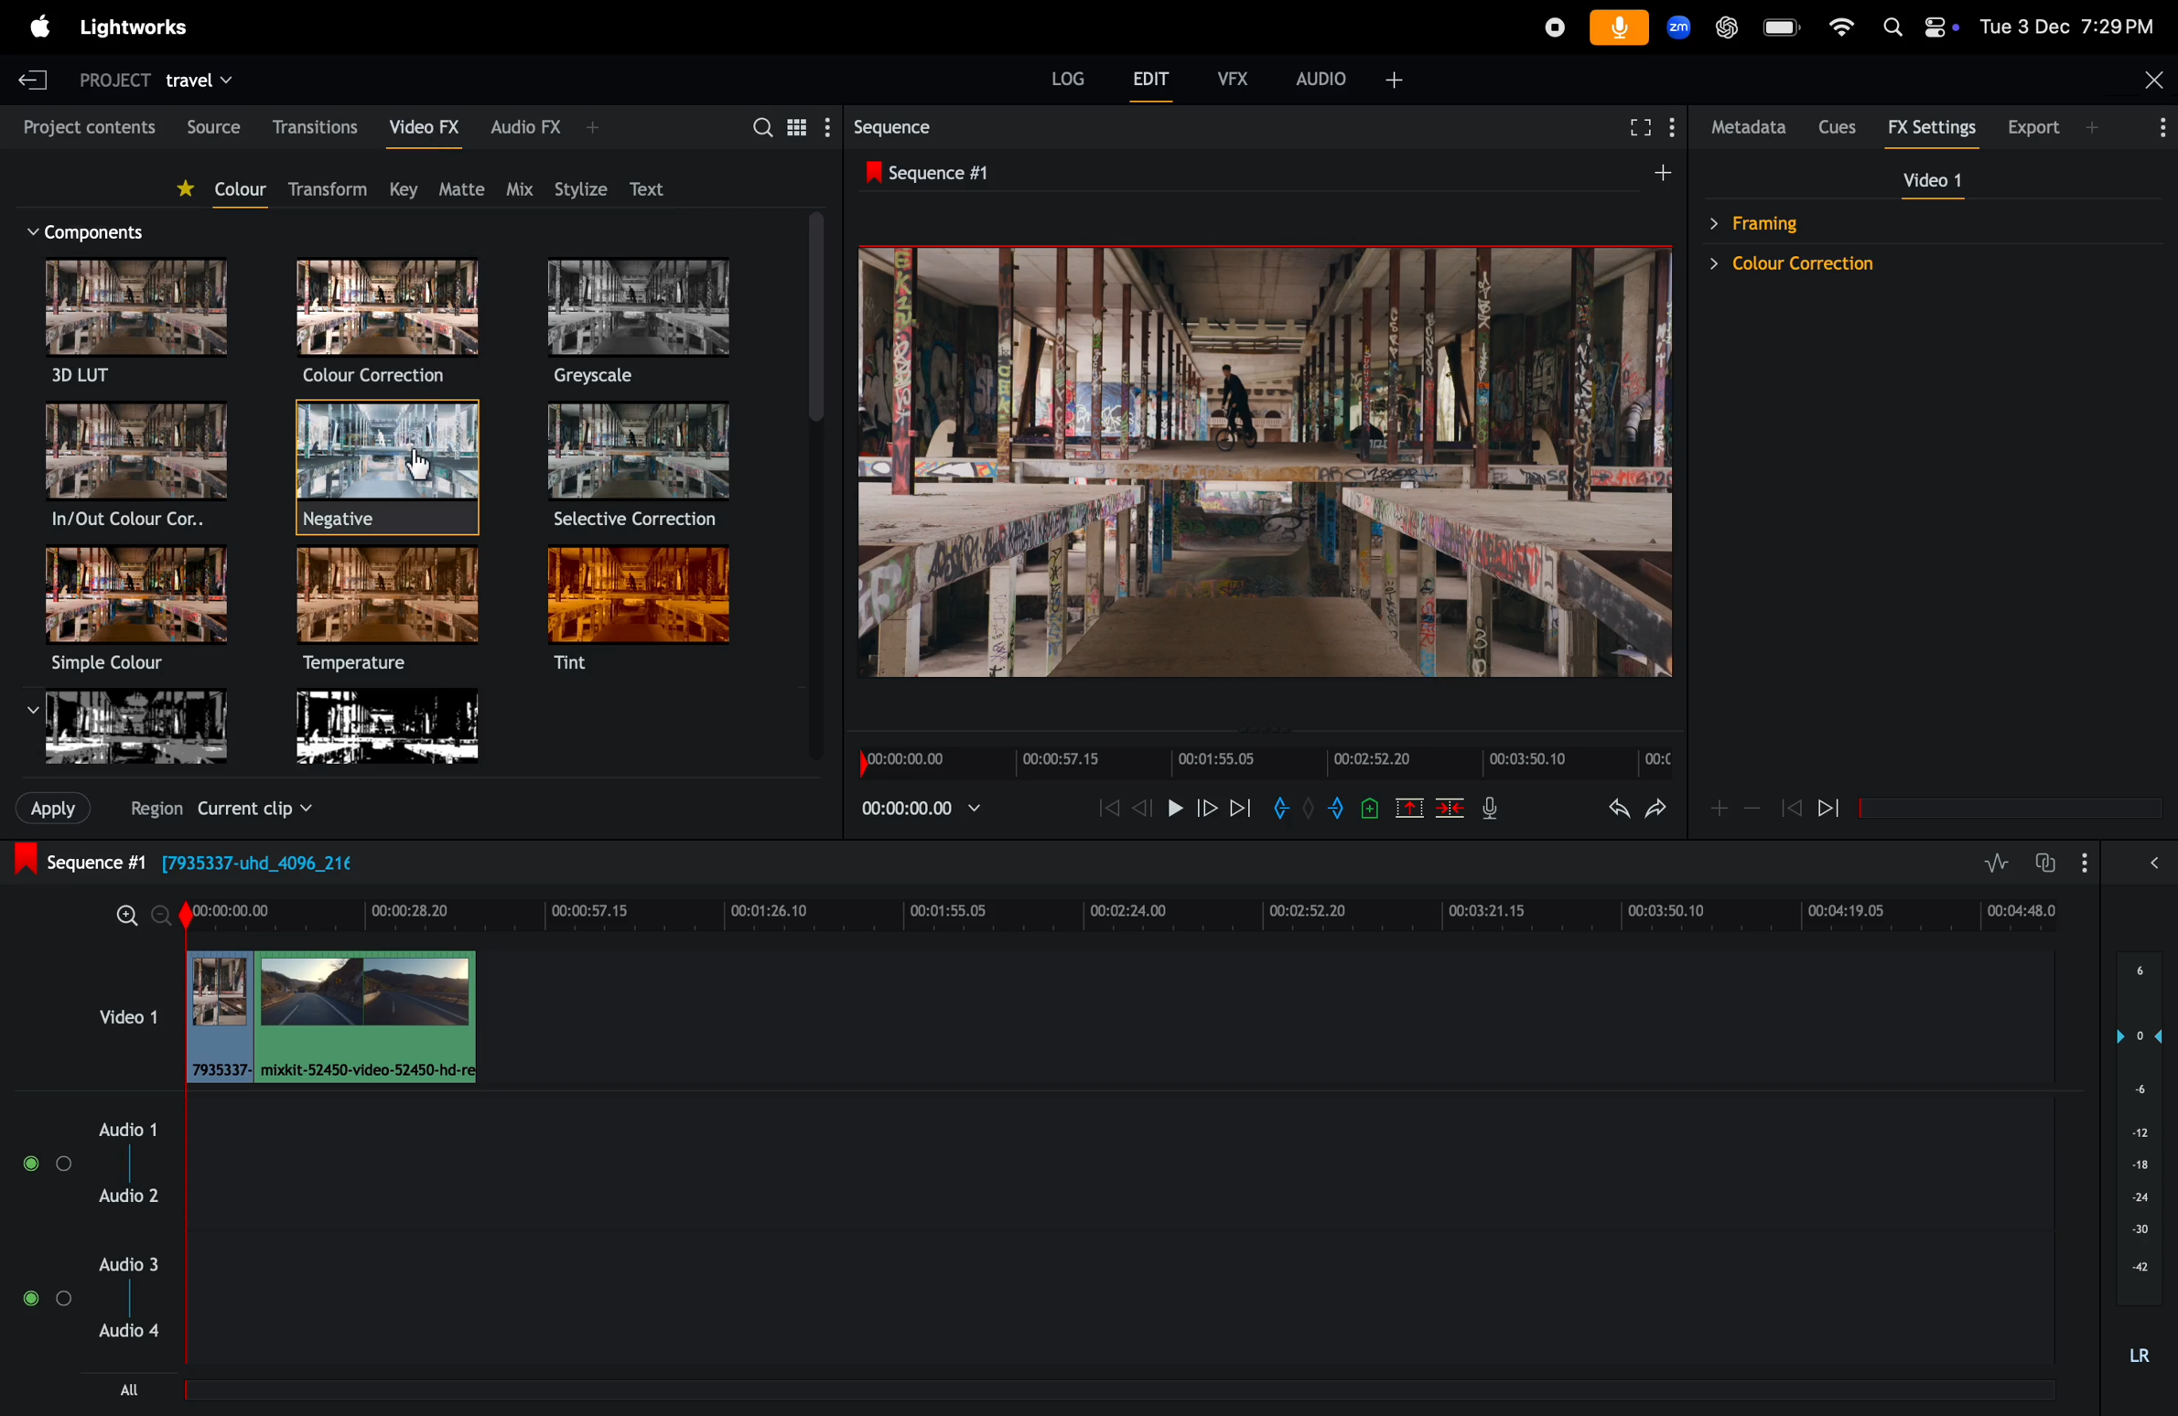 This screenshot has width=2178, height=1416. Describe the element at coordinates (209, 123) in the screenshot. I see `Source` at that location.